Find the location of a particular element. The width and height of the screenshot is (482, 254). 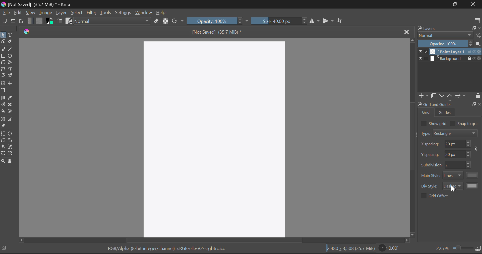

Reference Image is located at coordinates (3, 126).